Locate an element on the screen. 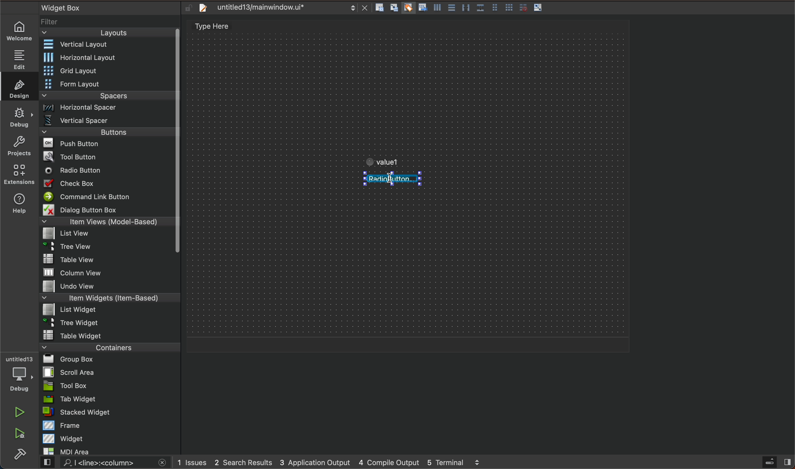  spacers is located at coordinates (108, 98).